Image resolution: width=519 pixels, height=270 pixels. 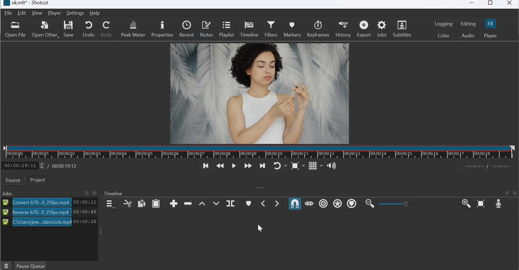 I want to click on Filters, so click(x=271, y=28).